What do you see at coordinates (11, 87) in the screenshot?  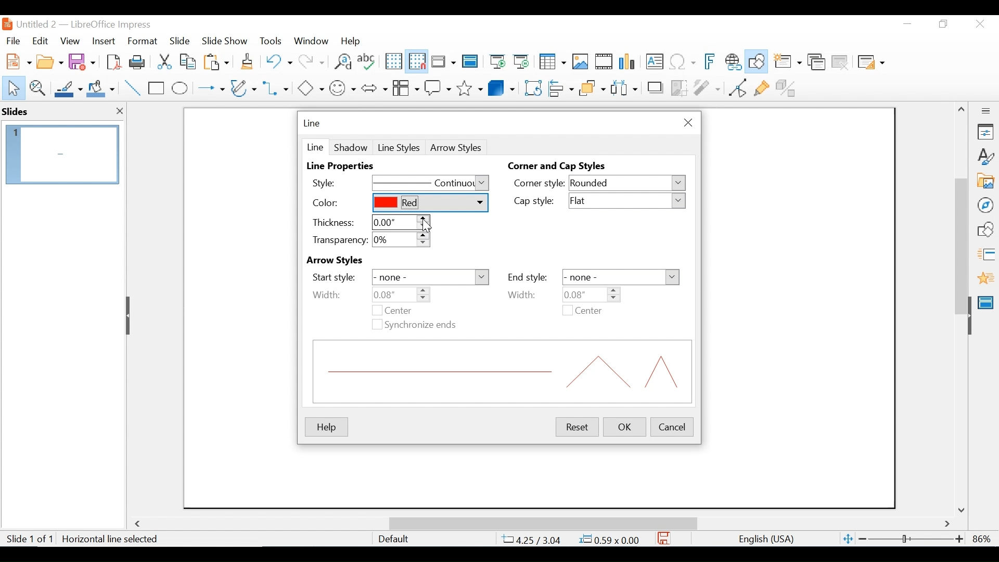 I see `Select` at bounding box center [11, 87].